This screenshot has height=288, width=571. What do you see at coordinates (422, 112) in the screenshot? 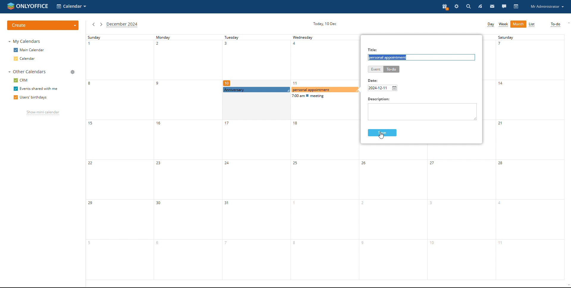
I see `description` at bounding box center [422, 112].